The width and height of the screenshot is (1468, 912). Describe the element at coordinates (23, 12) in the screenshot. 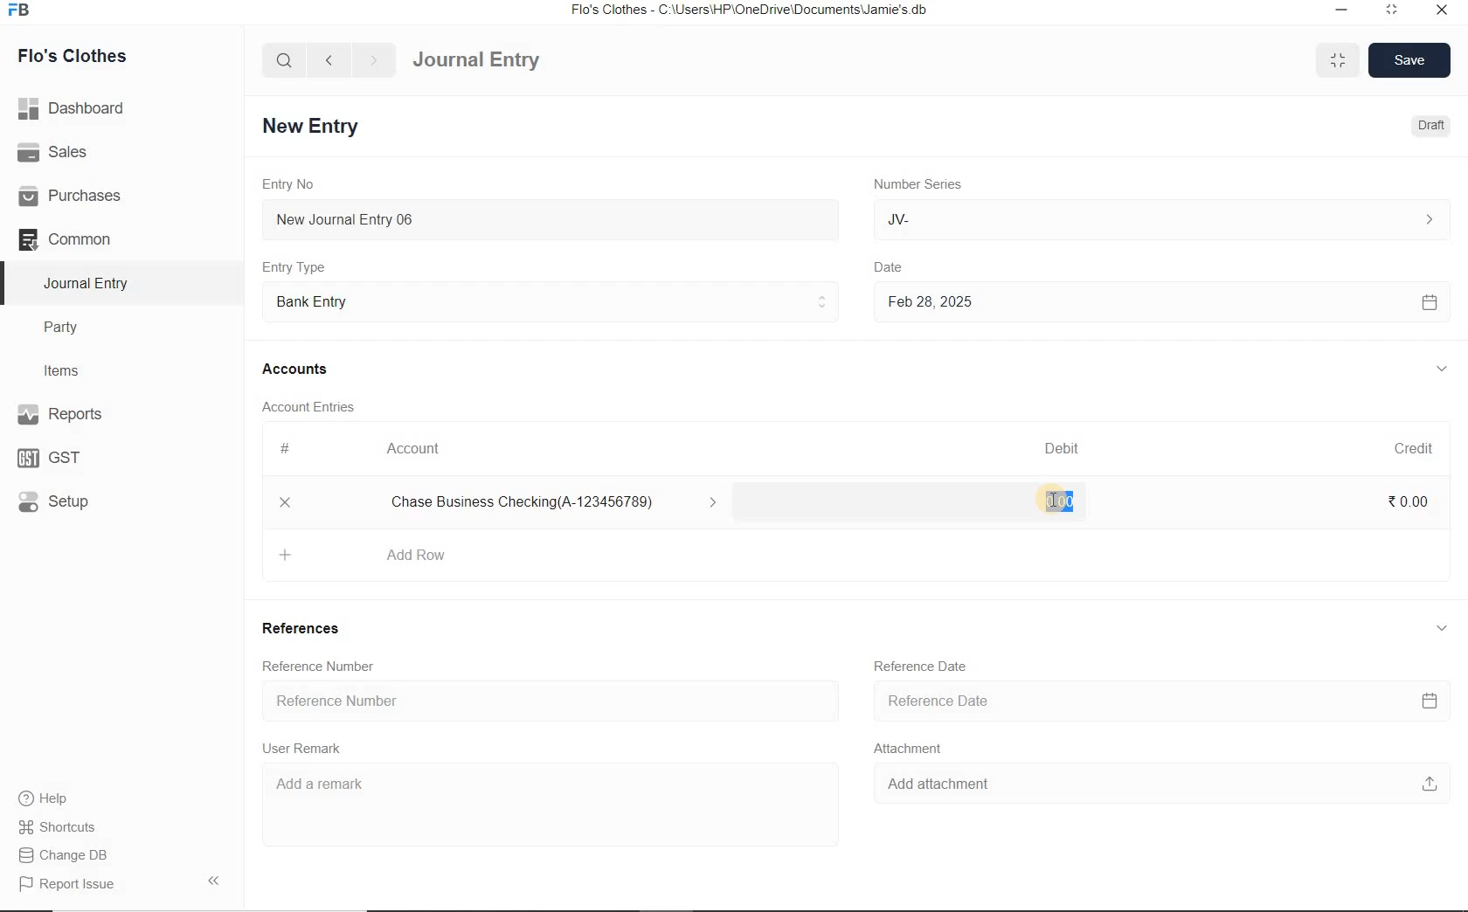

I see `Frappe Books logo` at that location.